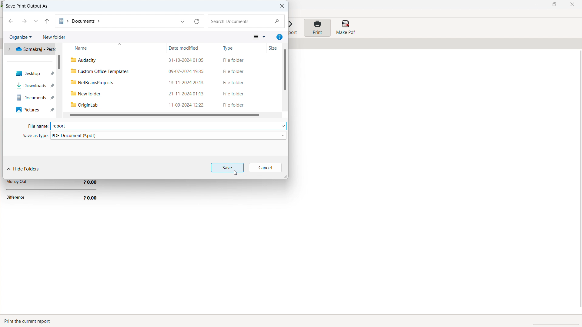 Image resolution: width=582 pixels, height=327 pixels. What do you see at coordinates (259, 37) in the screenshot?
I see `view` at bounding box center [259, 37].